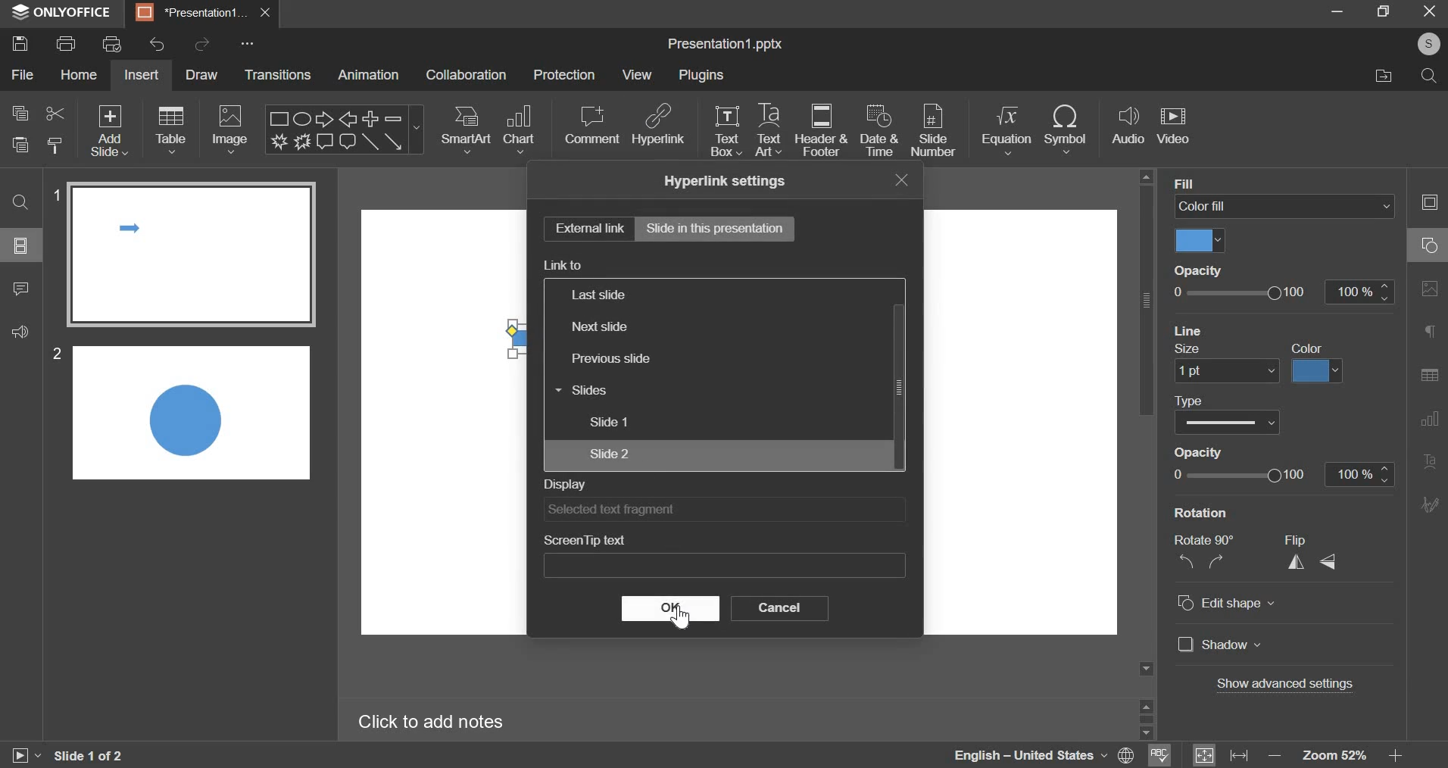  What do you see at coordinates (54, 195) in the screenshot?
I see `1` at bounding box center [54, 195].